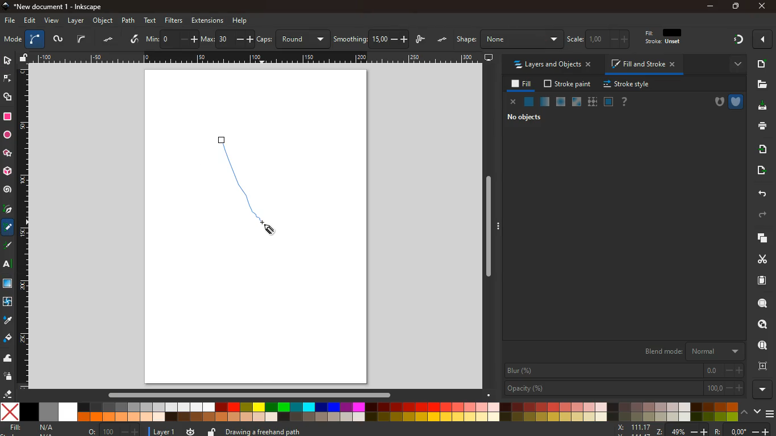 Image resolution: width=776 pixels, height=436 pixels. What do you see at coordinates (735, 65) in the screenshot?
I see `more` at bounding box center [735, 65].